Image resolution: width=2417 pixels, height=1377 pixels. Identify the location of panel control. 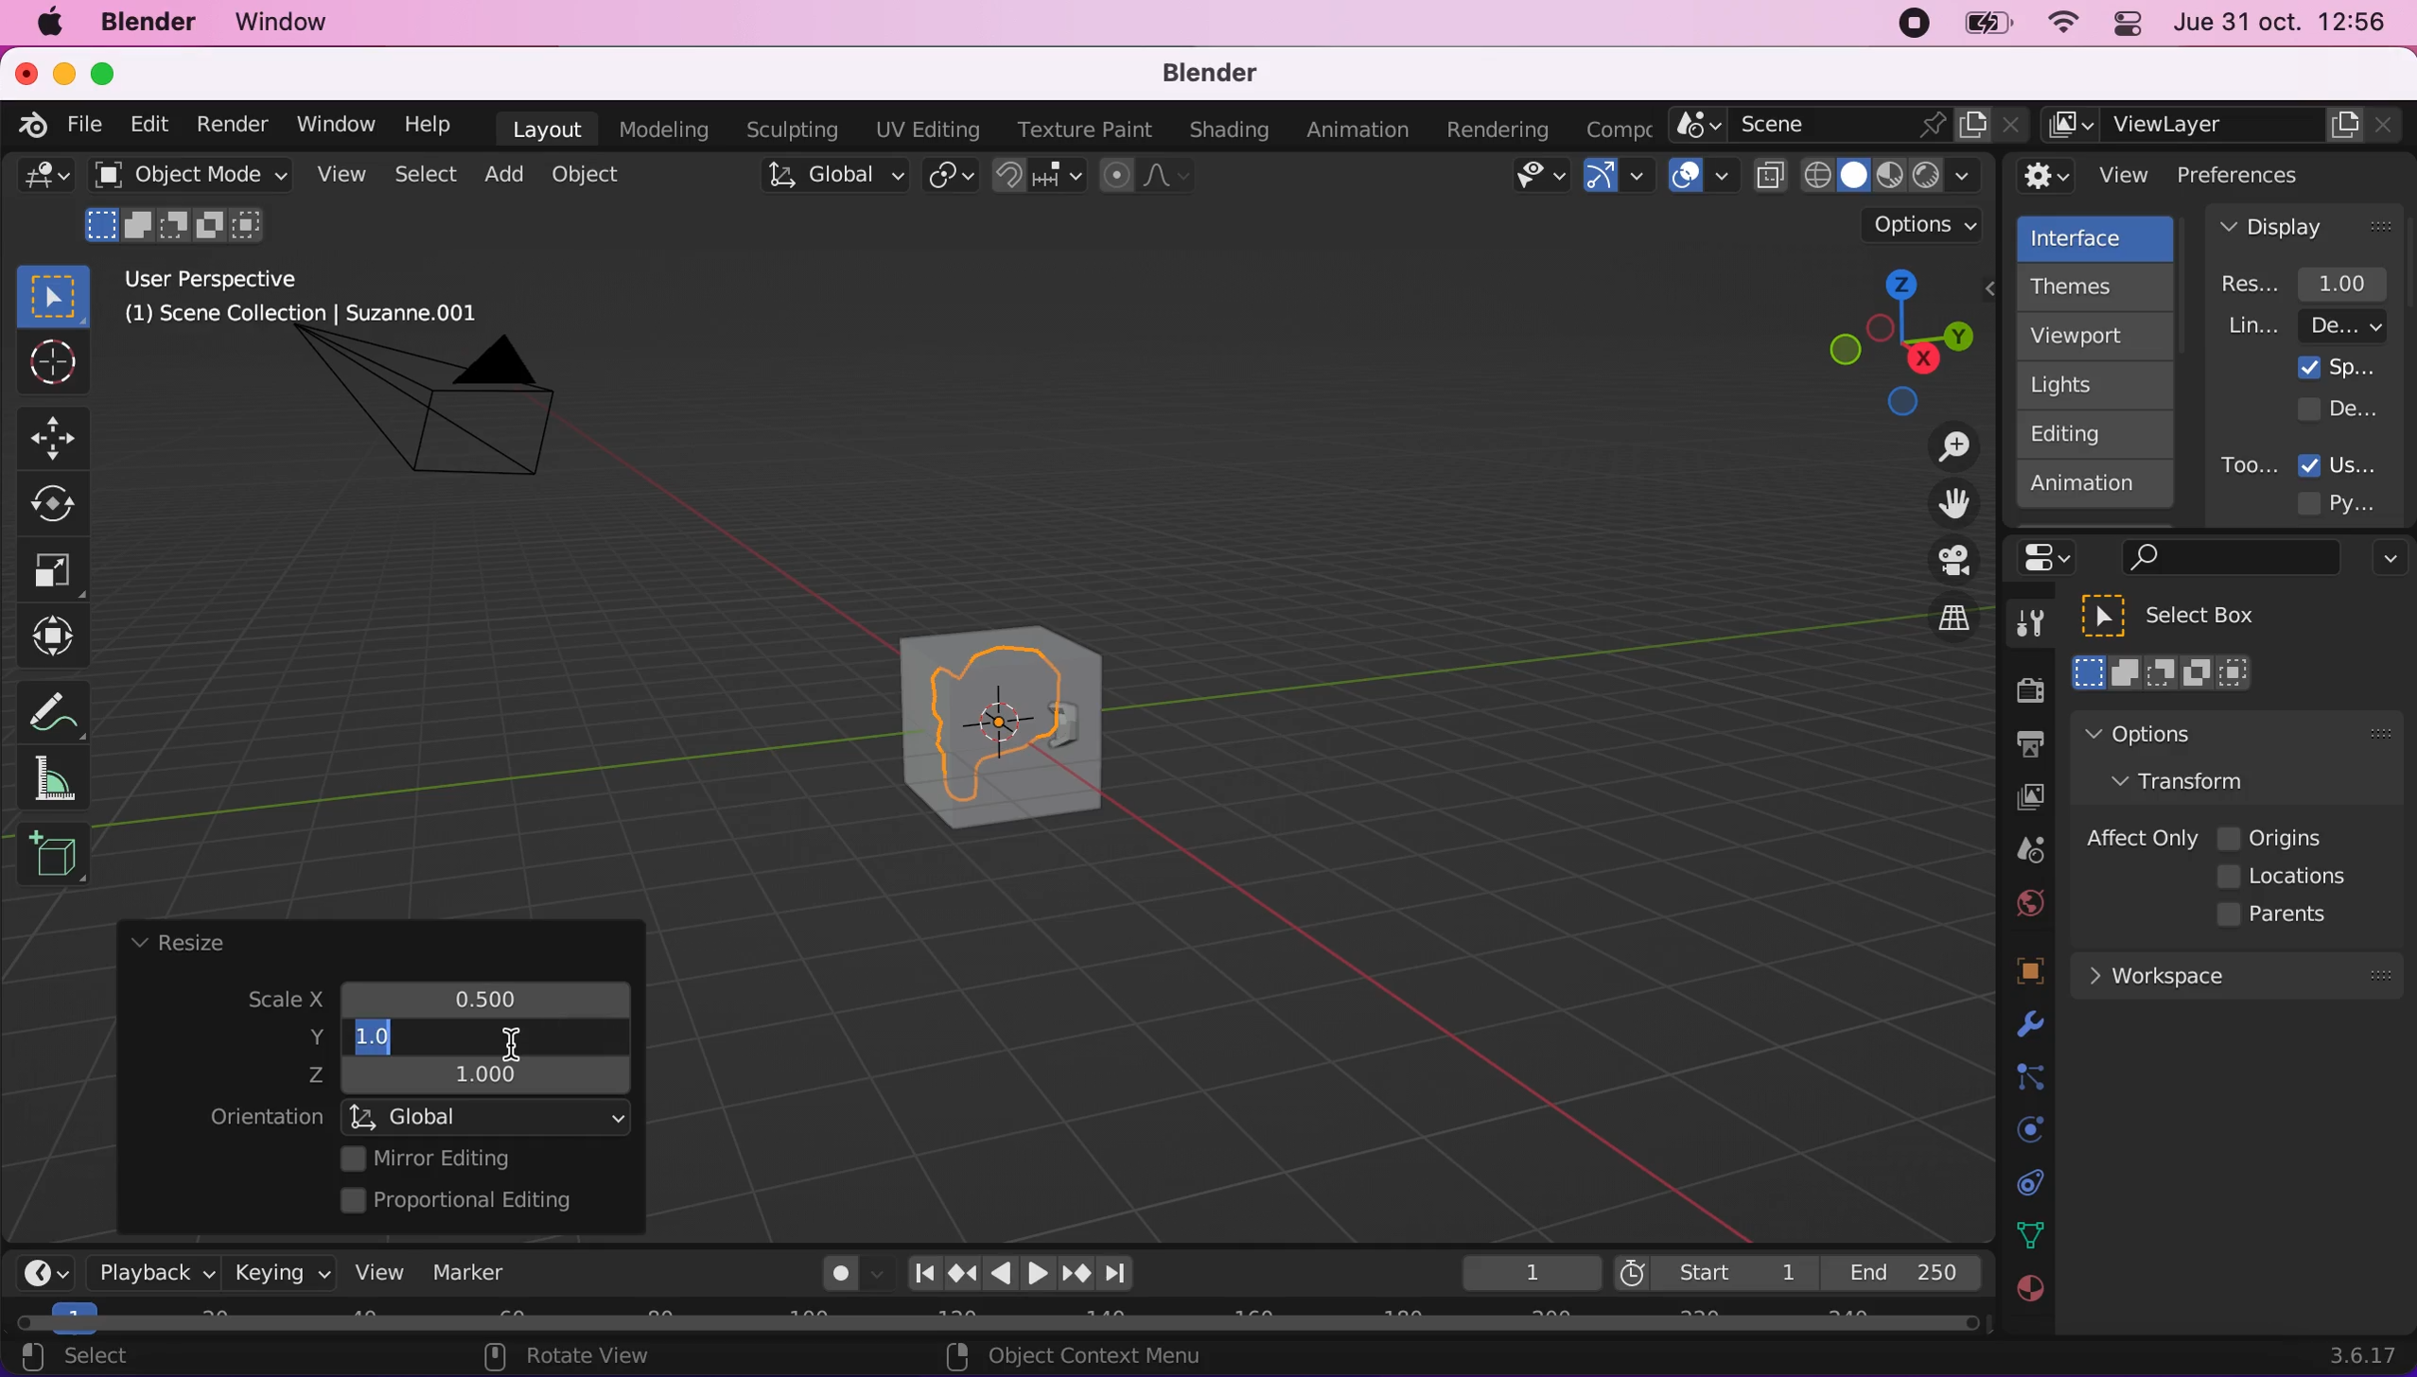
(2053, 558).